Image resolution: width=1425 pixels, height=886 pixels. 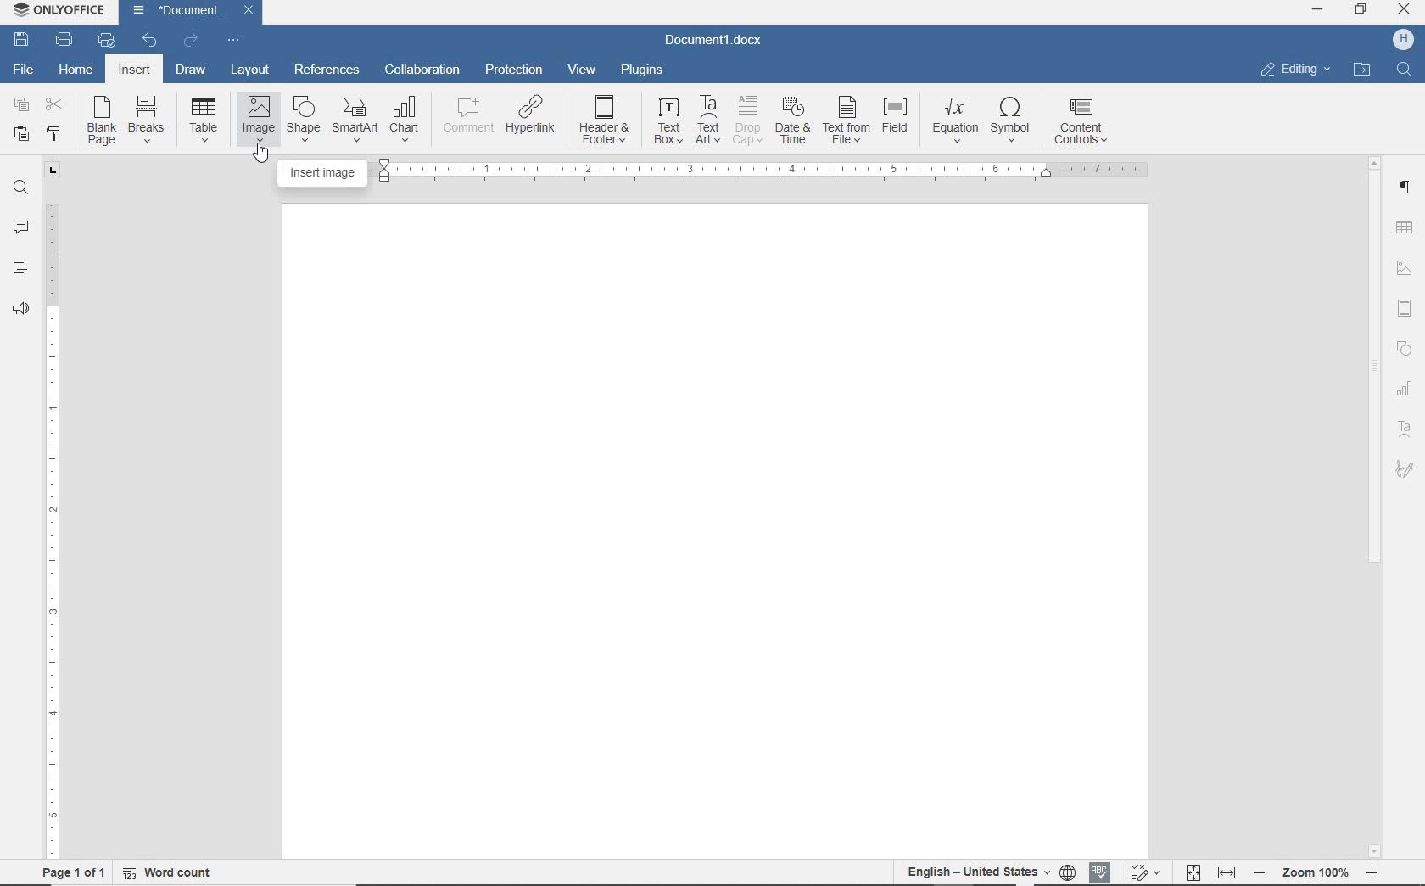 What do you see at coordinates (763, 173) in the screenshot?
I see `ruler` at bounding box center [763, 173].